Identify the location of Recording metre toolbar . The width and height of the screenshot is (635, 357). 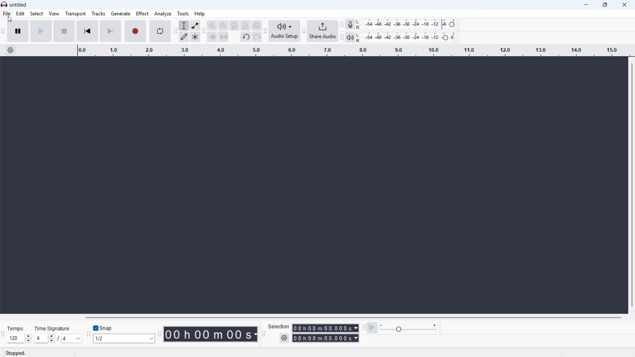
(342, 24).